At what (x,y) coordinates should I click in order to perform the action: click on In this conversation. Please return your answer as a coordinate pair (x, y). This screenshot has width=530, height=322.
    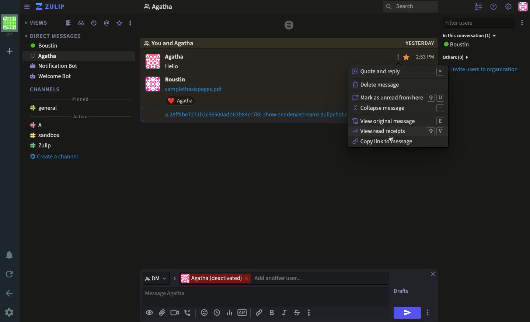
    Looking at the image, I should click on (469, 36).